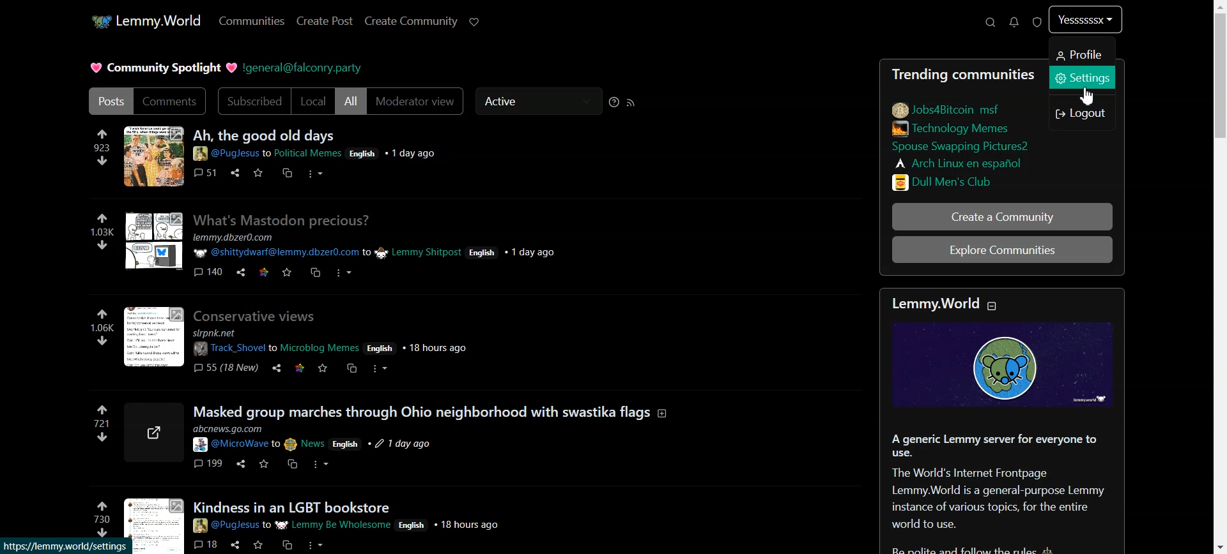  What do you see at coordinates (353, 525) in the screenshot?
I see `post details` at bounding box center [353, 525].